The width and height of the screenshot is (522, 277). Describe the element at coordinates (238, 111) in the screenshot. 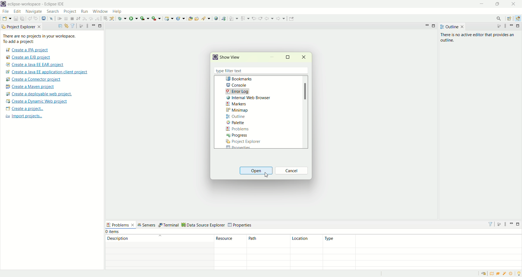

I see `minimap` at that location.